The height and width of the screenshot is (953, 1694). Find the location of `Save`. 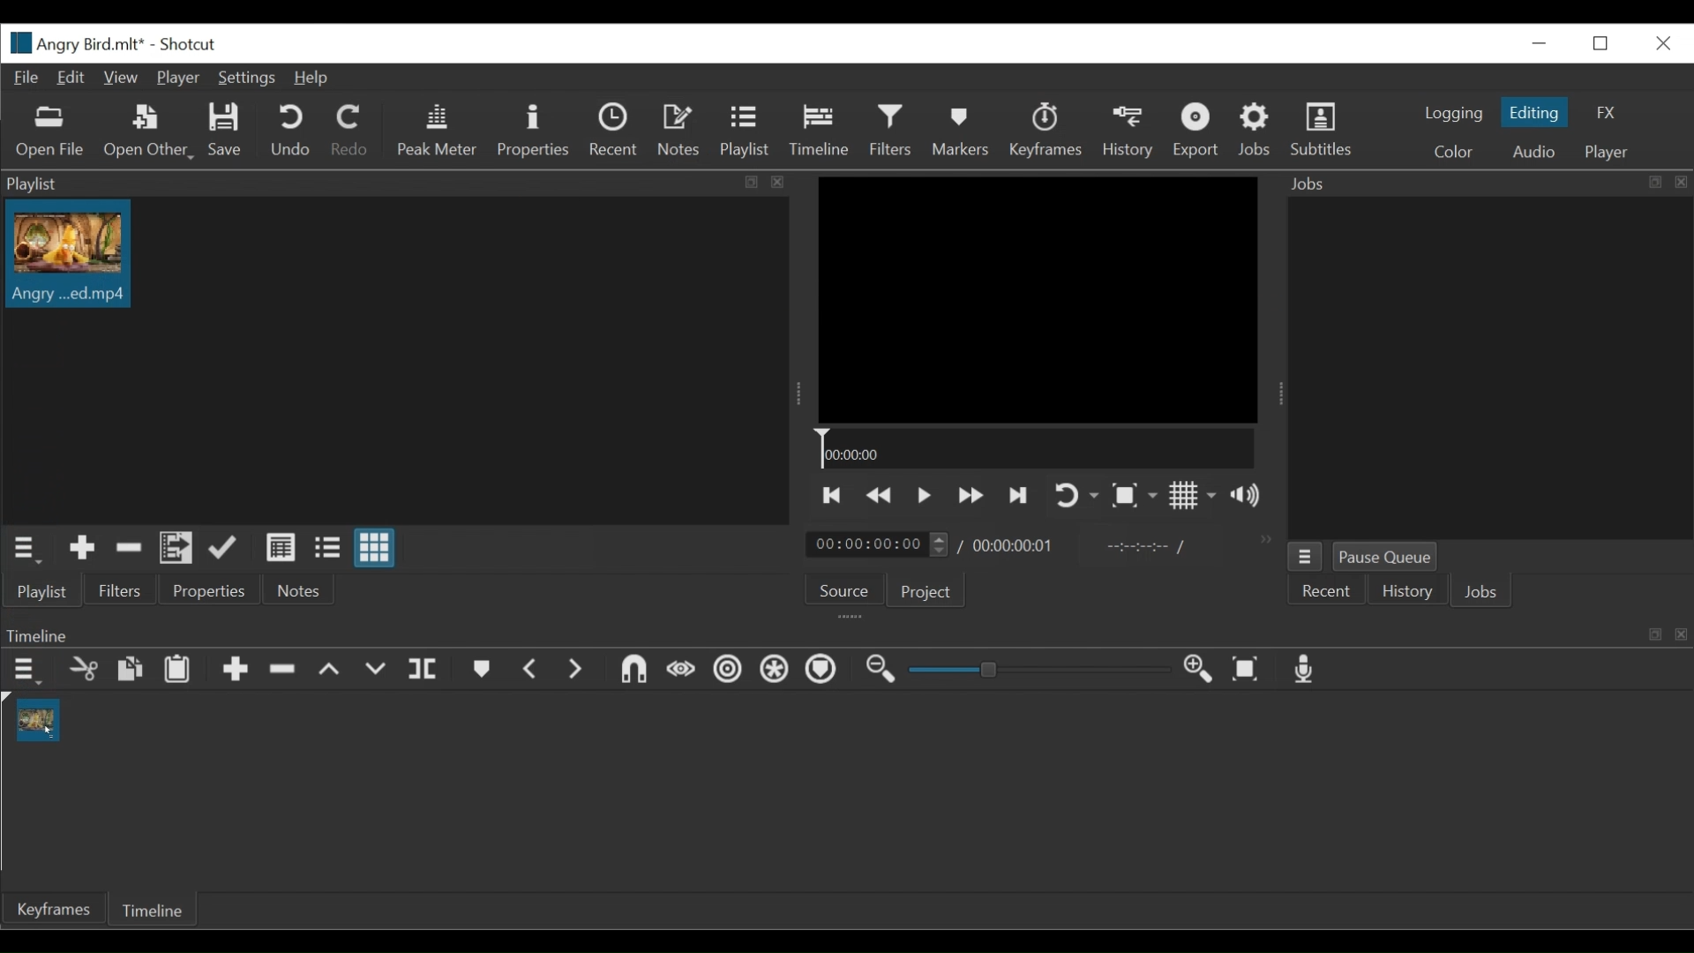

Save is located at coordinates (229, 130).